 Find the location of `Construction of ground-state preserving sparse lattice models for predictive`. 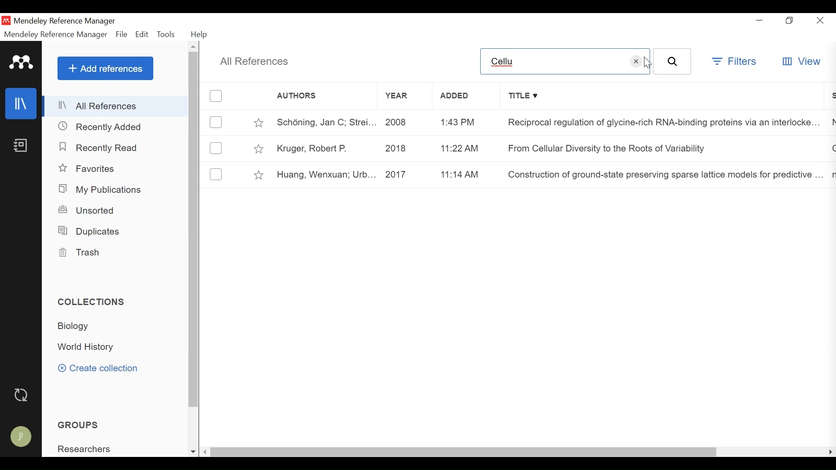

Construction of ground-state preserving sparse lattice models for predictive is located at coordinates (661, 172).